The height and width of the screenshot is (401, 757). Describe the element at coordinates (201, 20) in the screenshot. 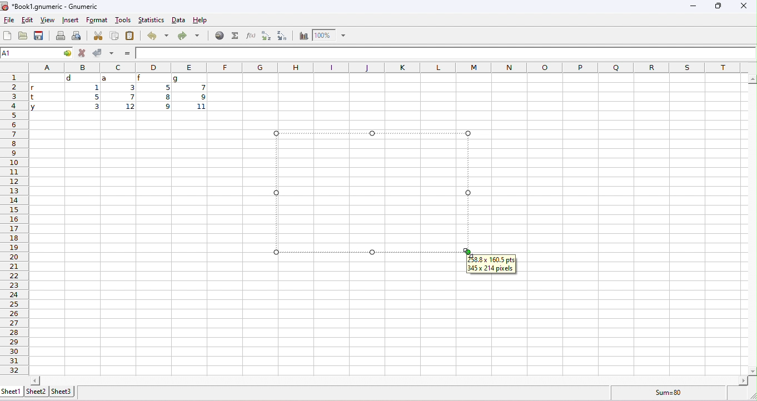

I see `help` at that location.